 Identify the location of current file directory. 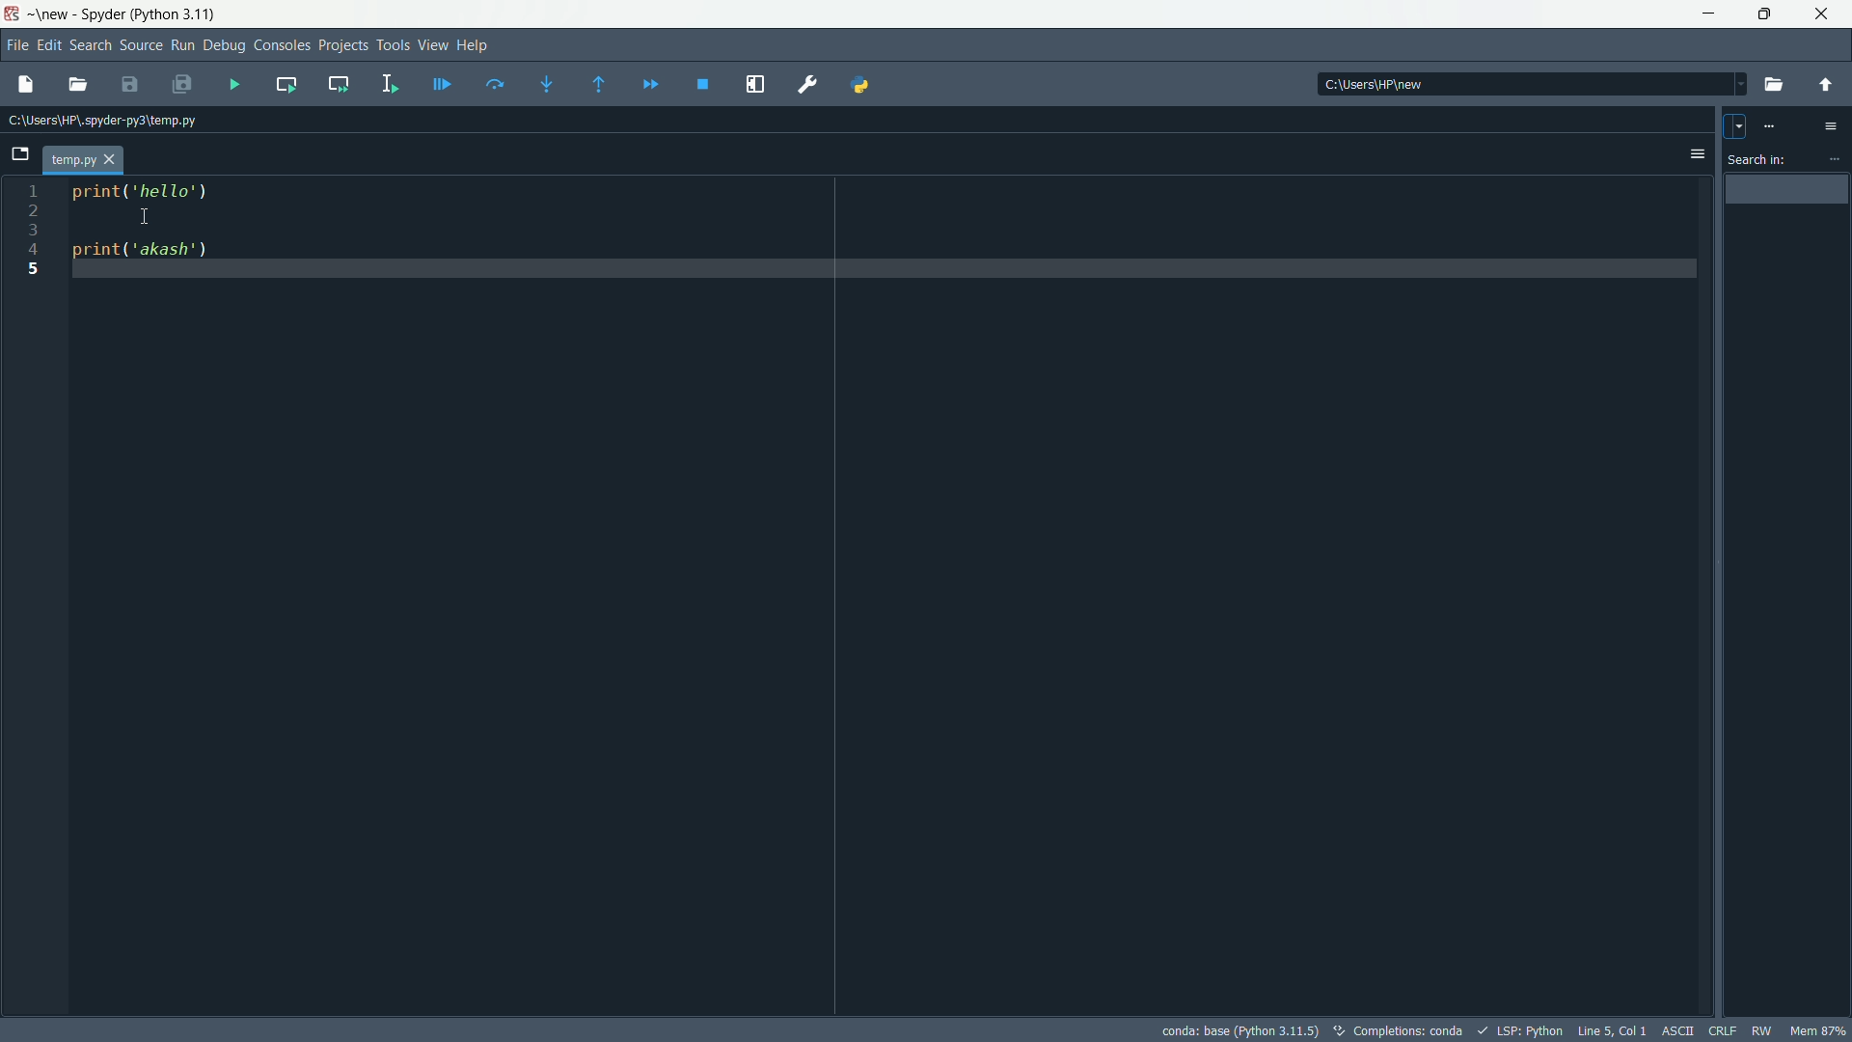
(102, 120).